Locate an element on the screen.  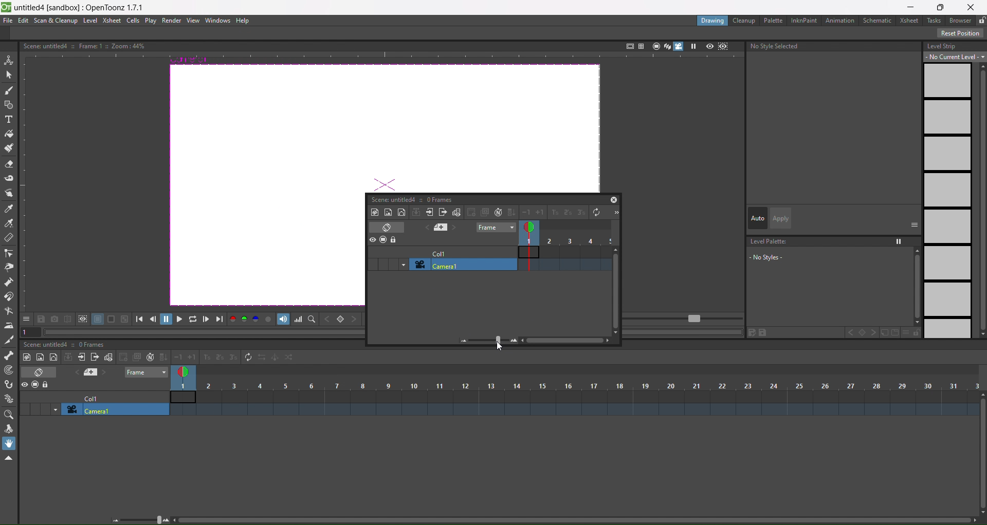
view is located at coordinates (193, 21).